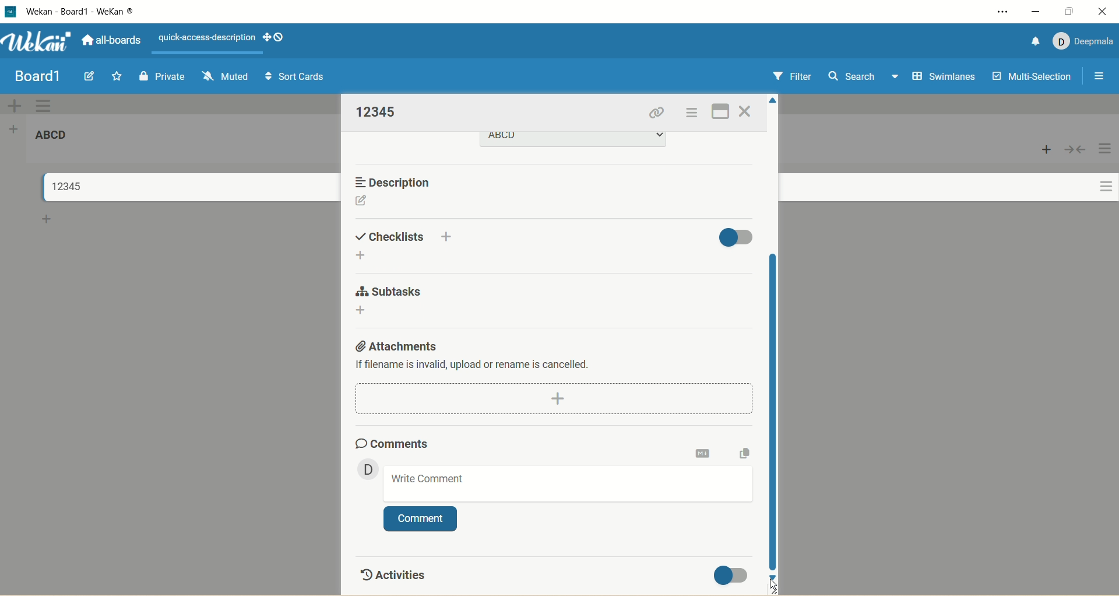 The width and height of the screenshot is (1119, 596). I want to click on text, so click(207, 38).